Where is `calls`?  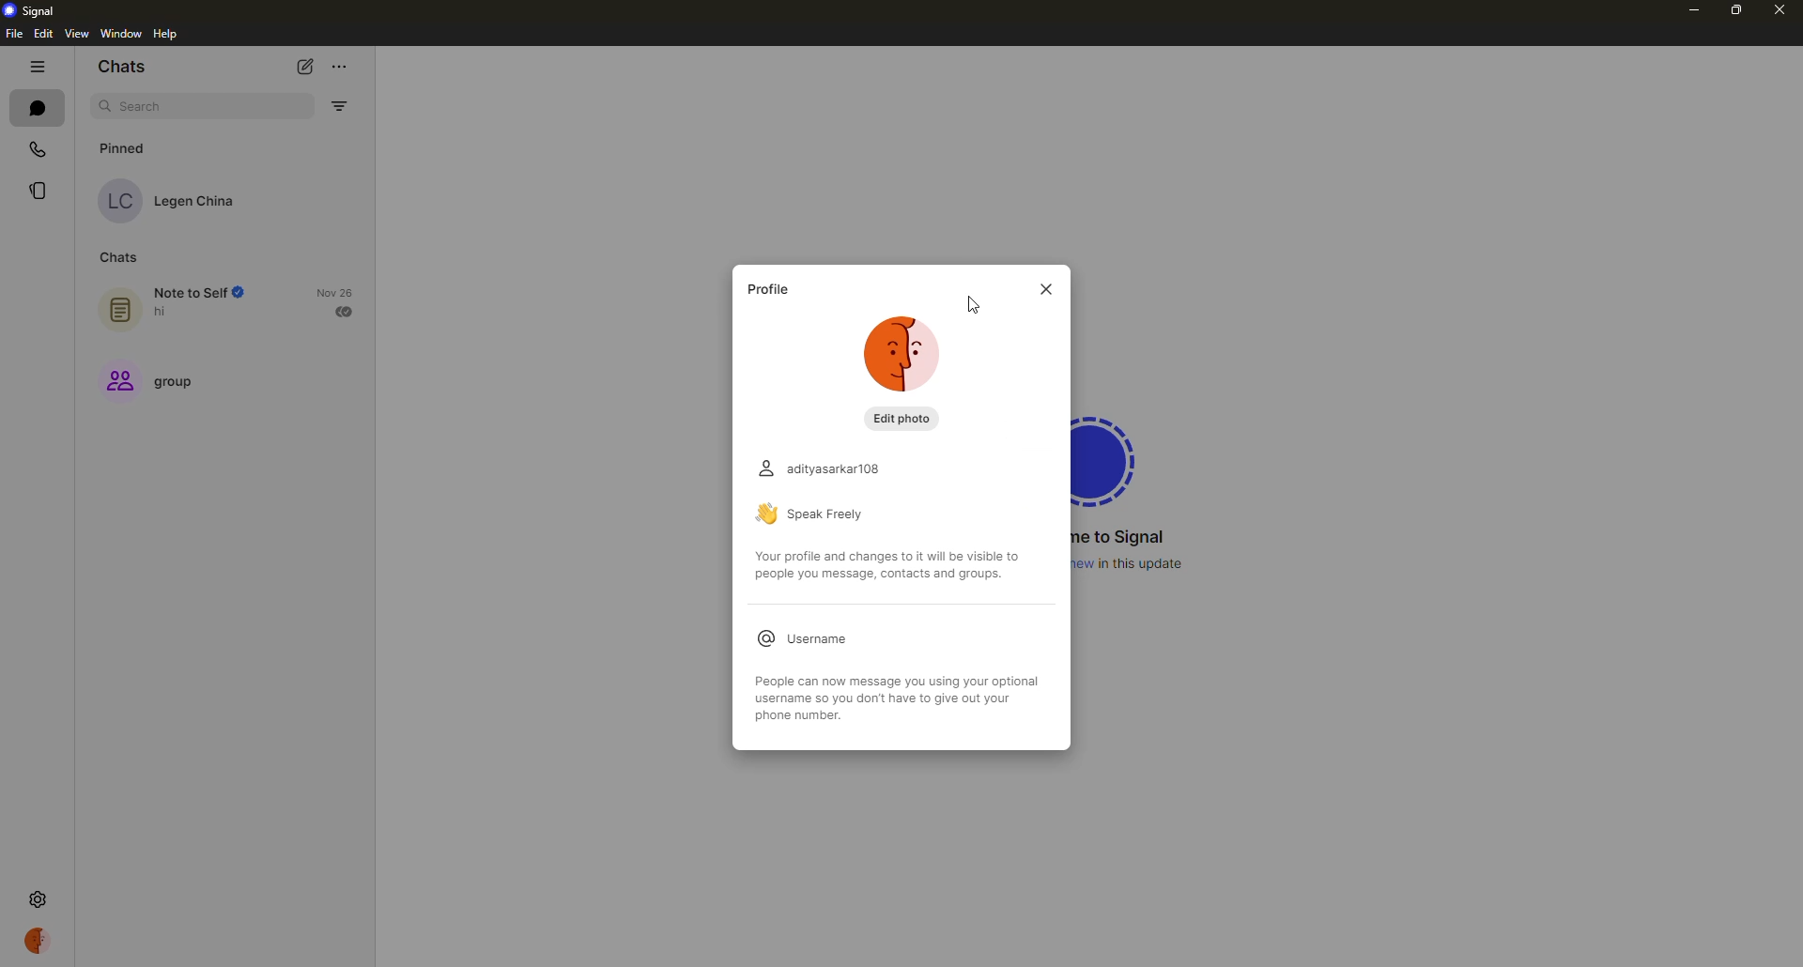
calls is located at coordinates (40, 147).